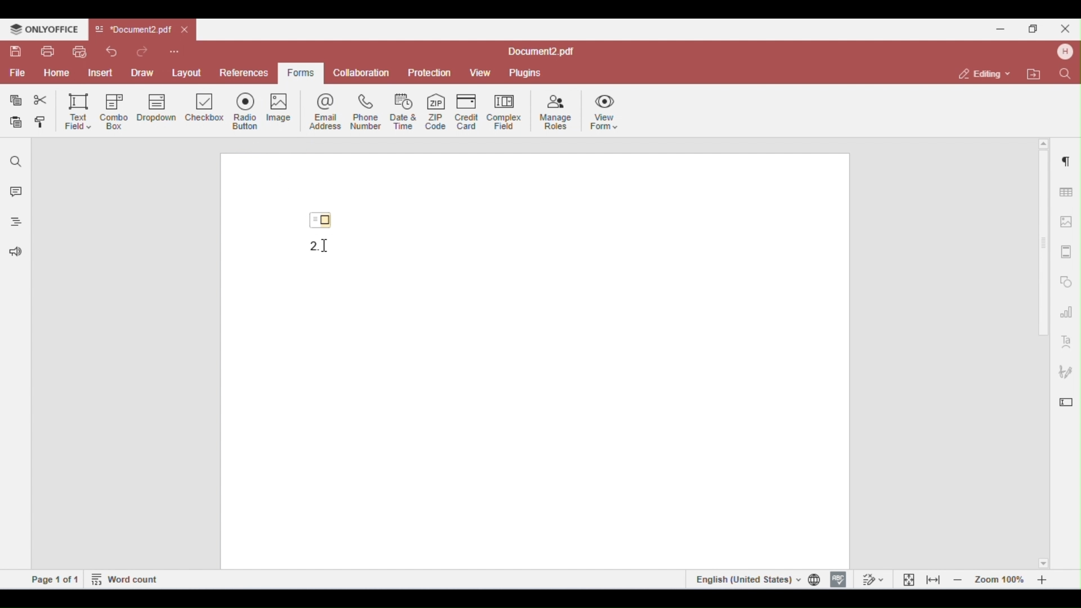  I want to click on home, so click(56, 73).